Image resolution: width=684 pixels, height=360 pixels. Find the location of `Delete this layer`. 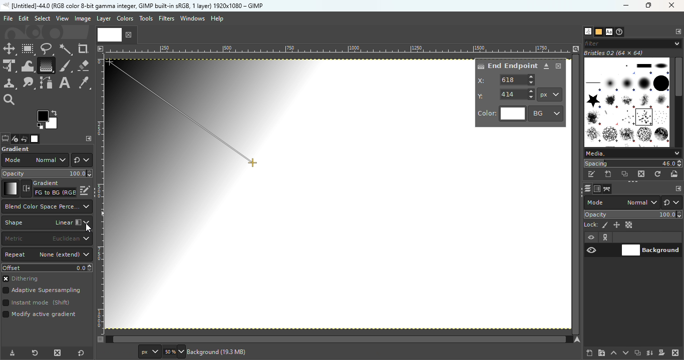

Delete this layer is located at coordinates (676, 353).